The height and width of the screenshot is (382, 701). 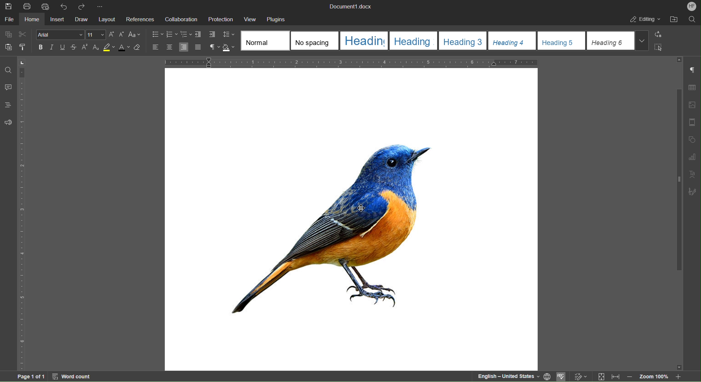 I want to click on Increase Indent, so click(x=212, y=35).